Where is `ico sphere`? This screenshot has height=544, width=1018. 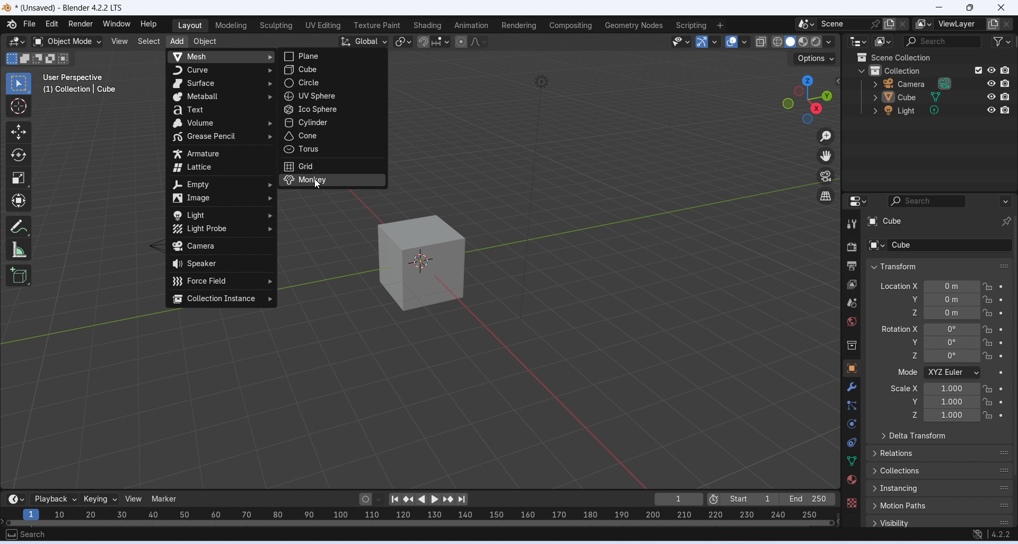 ico sphere is located at coordinates (331, 110).